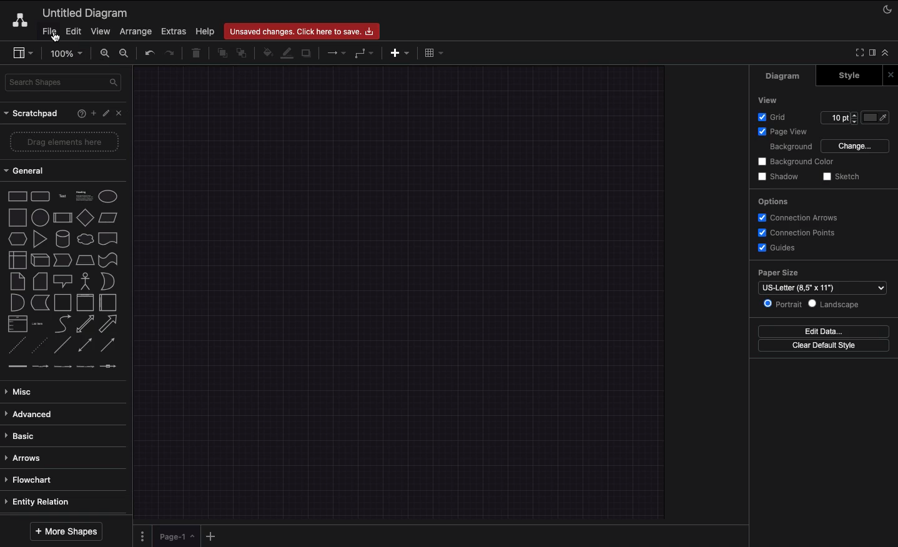 This screenshot has width=898, height=547. What do you see at coordinates (104, 54) in the screenshot?
I see `Zoom in` at bounding box center [104, 54].